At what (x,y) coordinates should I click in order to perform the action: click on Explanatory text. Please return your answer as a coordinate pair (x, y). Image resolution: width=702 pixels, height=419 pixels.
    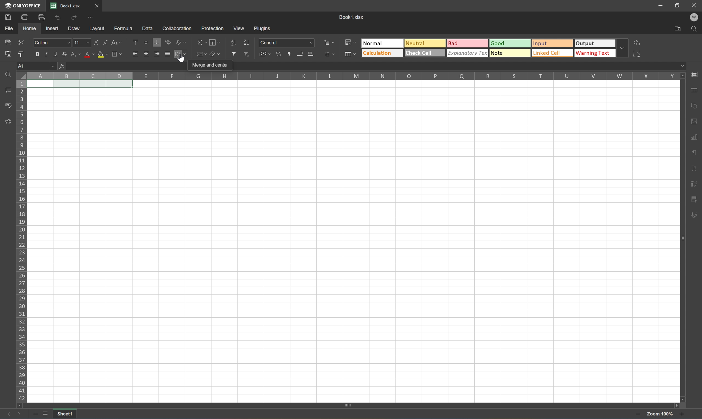
    Looking at the image, I should click on (468, 53).